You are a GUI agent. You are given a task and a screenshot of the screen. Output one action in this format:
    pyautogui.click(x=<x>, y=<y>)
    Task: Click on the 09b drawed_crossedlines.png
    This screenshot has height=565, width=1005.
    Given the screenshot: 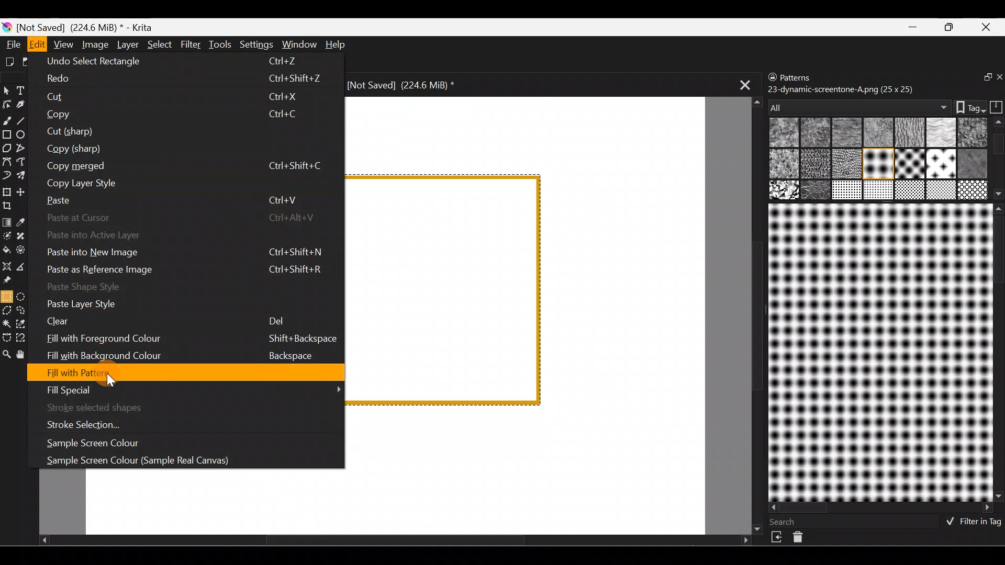 What is the action you would take?
    pyautogui.click(x=845, y=164)
    